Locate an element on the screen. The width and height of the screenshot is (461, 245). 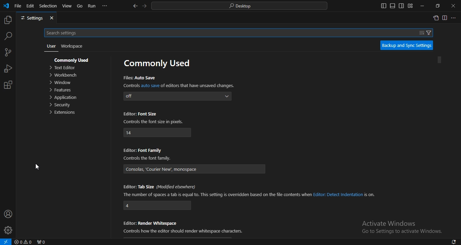
commonly used is located at coordinates (165, 64).